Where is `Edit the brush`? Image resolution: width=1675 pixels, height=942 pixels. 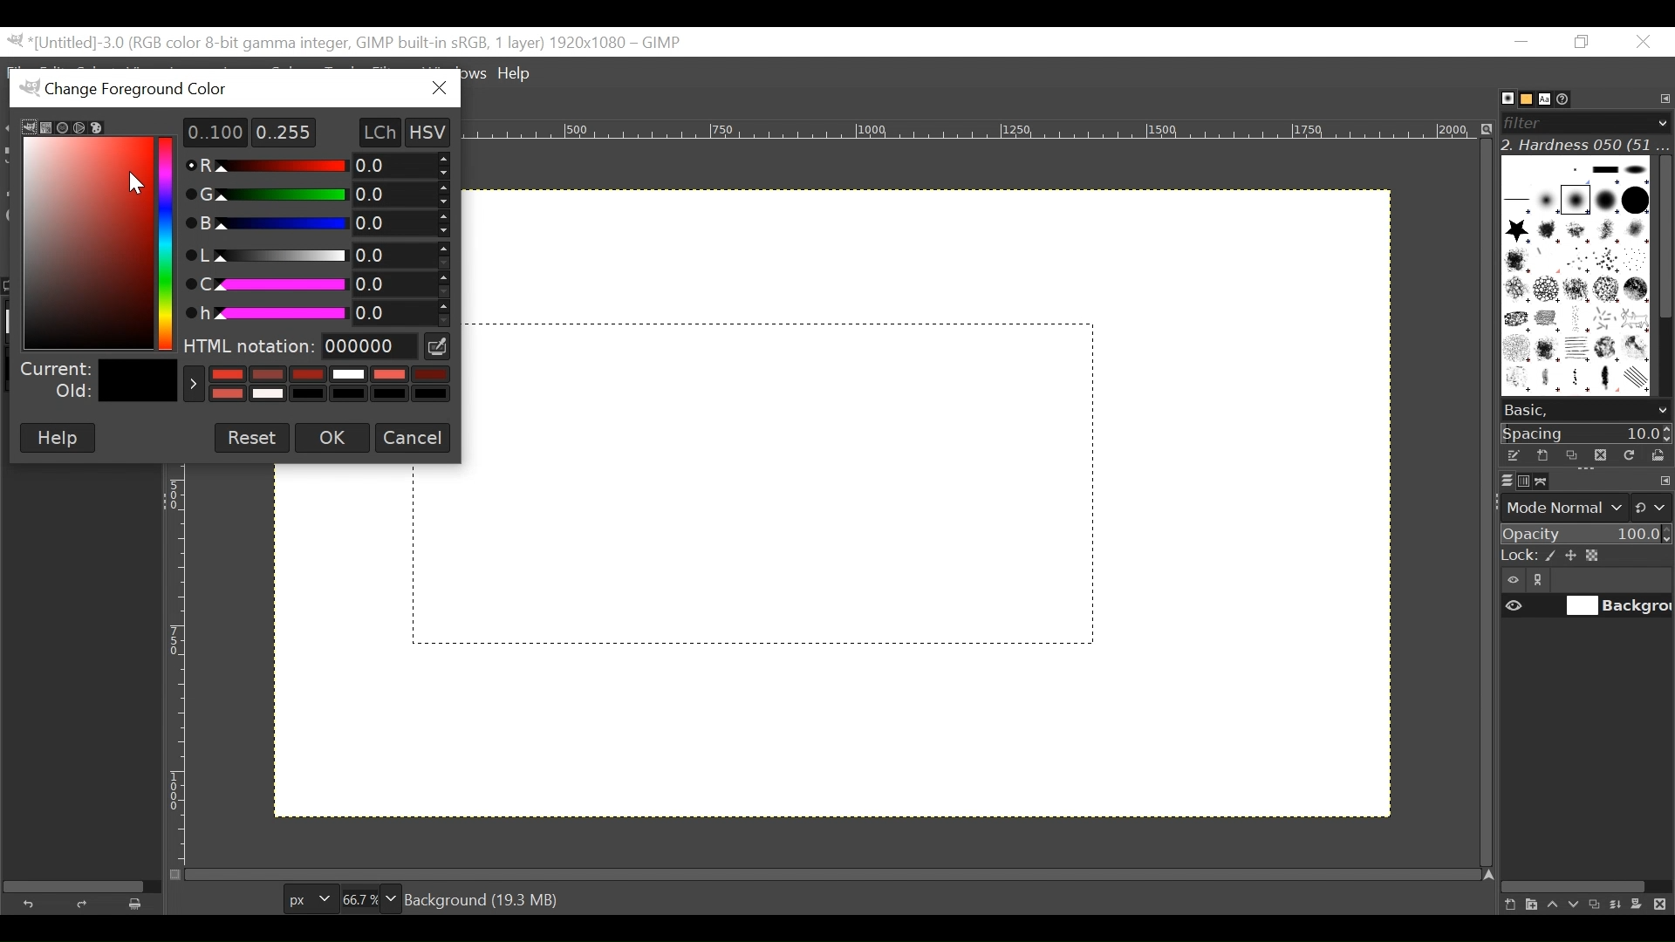 Edit the brush is located at coordinates (1513, 455).